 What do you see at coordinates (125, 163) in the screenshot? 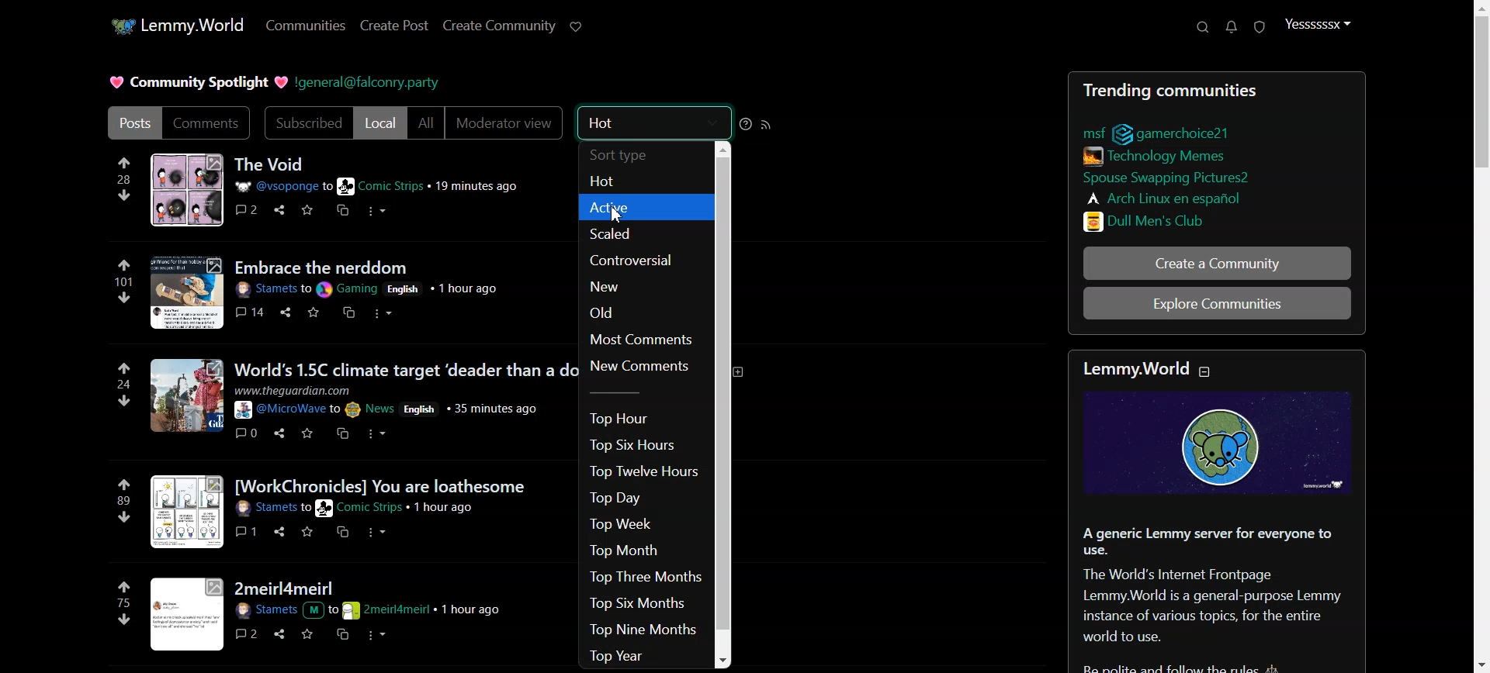
I see `upvote` at bounding box center [125, 163].